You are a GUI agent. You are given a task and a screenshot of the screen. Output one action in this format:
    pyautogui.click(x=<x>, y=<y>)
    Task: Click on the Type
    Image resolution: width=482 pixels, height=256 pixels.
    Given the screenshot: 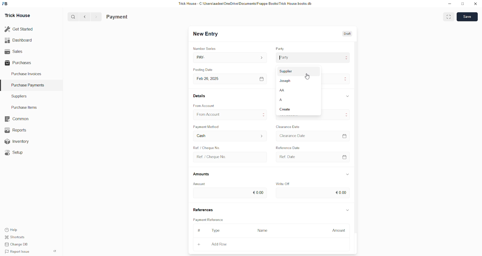 What is the action you would take?
    pyautogui.click(x=217, y=230)
    